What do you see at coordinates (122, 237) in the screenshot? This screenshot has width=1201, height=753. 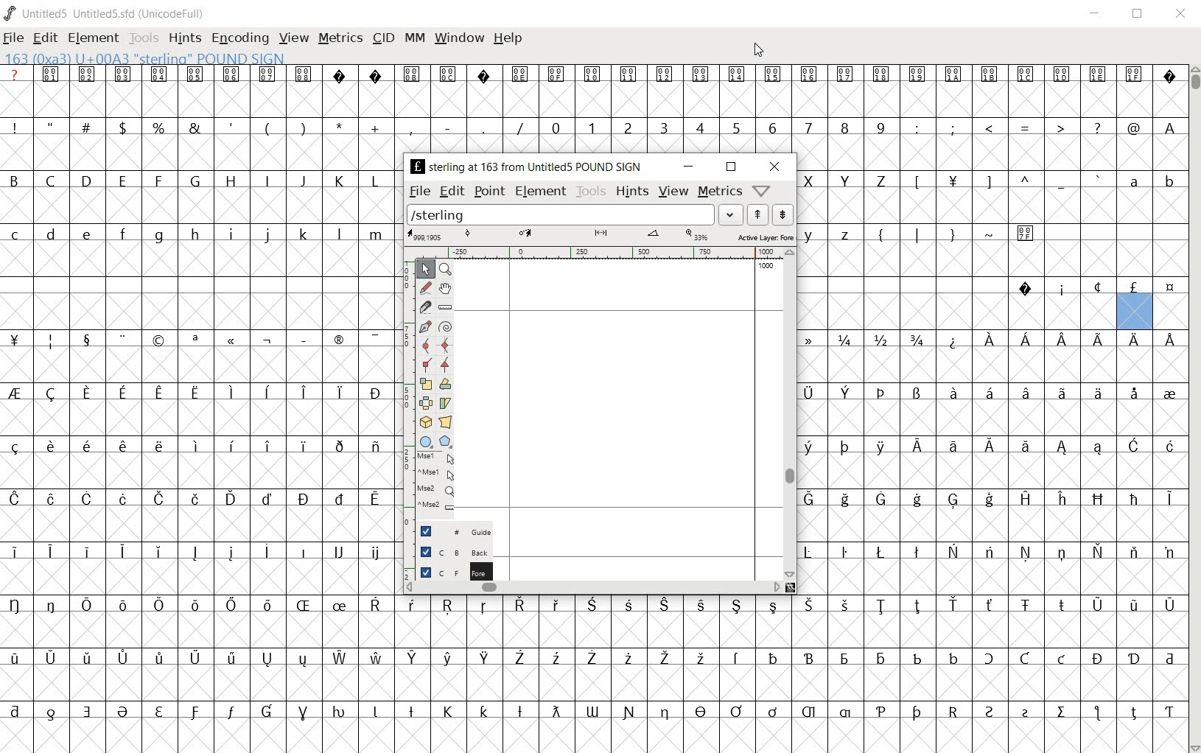 I see `f` at bounding box center [122, 237].